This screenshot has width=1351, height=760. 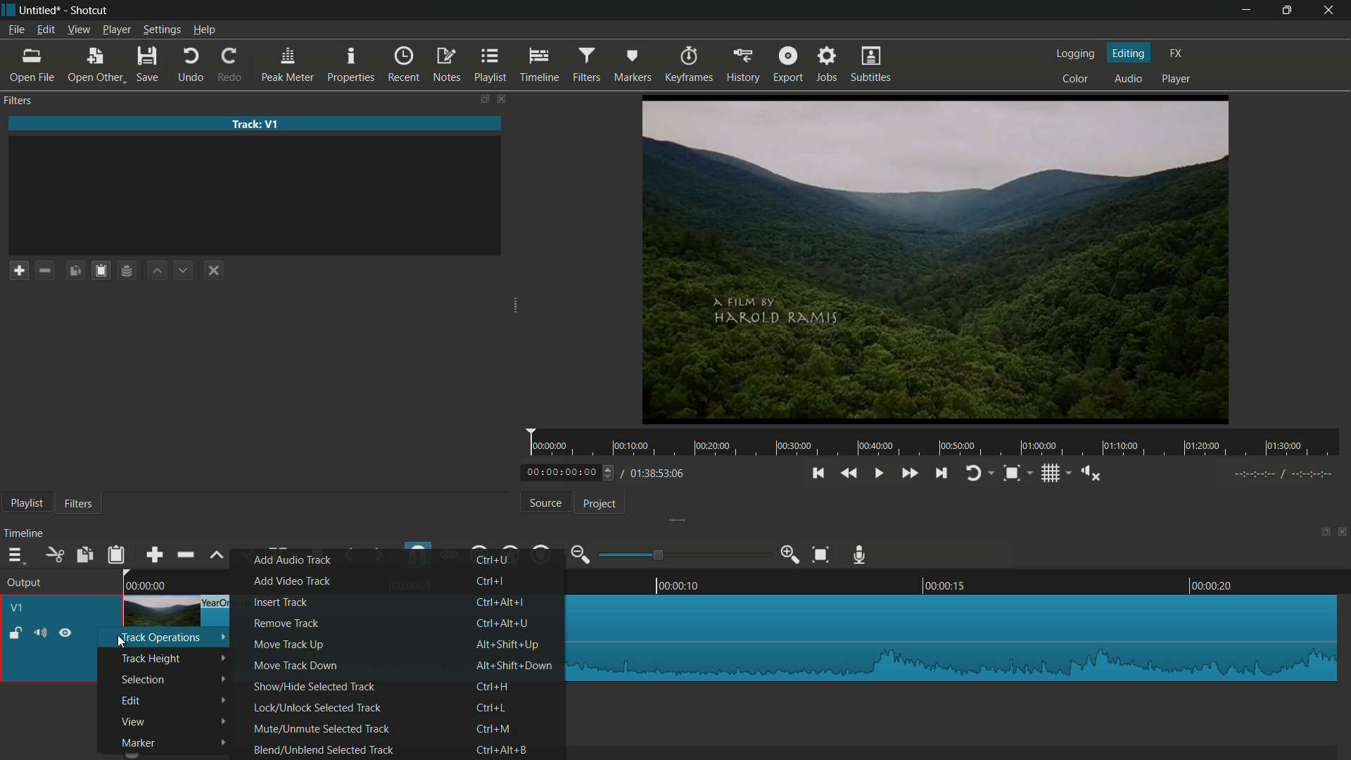 I want to click on filters, so click(x=82, y=503).